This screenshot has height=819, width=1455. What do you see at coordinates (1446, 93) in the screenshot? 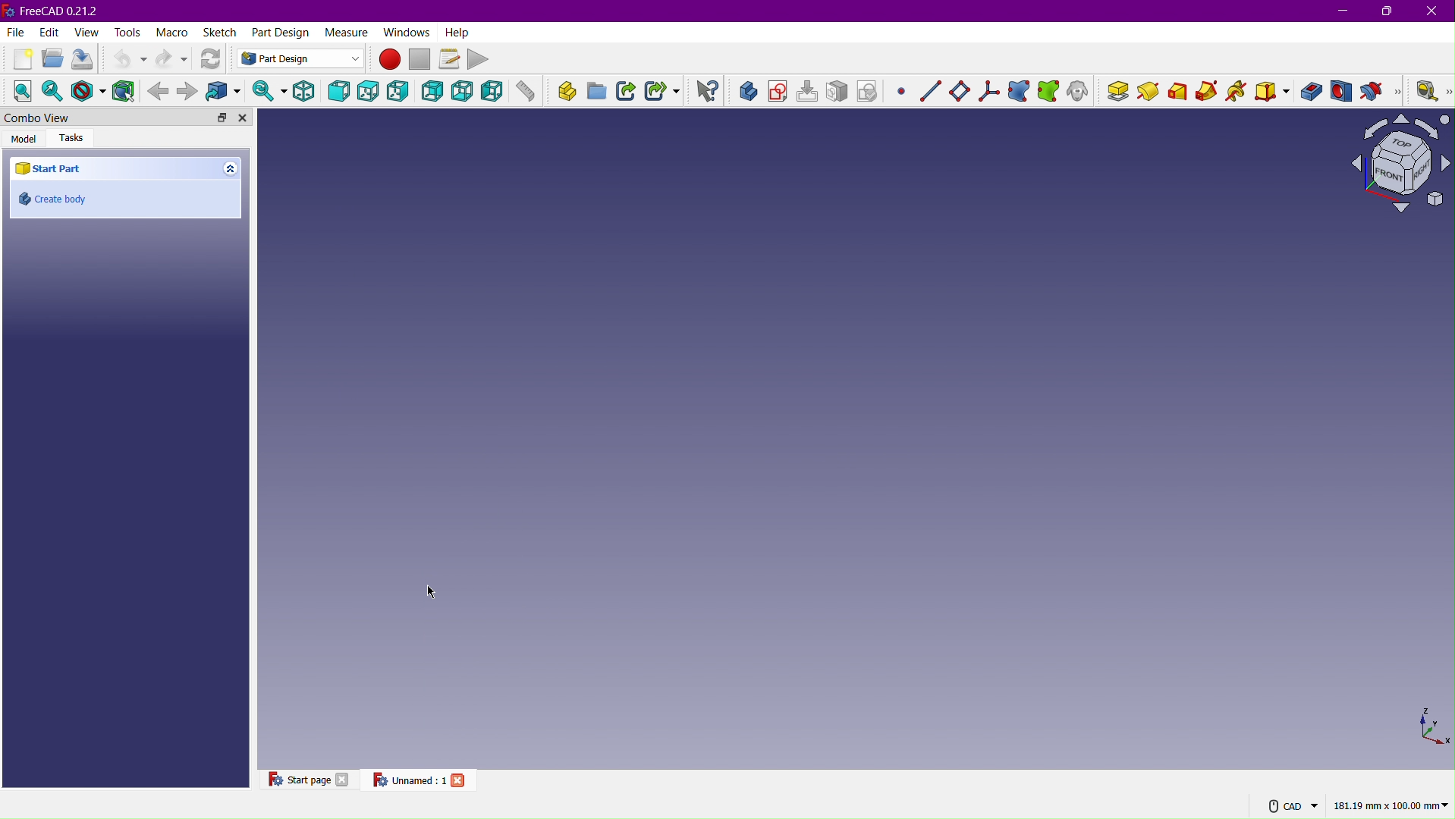
I see `more tools` at bounding box center [1446, 93].